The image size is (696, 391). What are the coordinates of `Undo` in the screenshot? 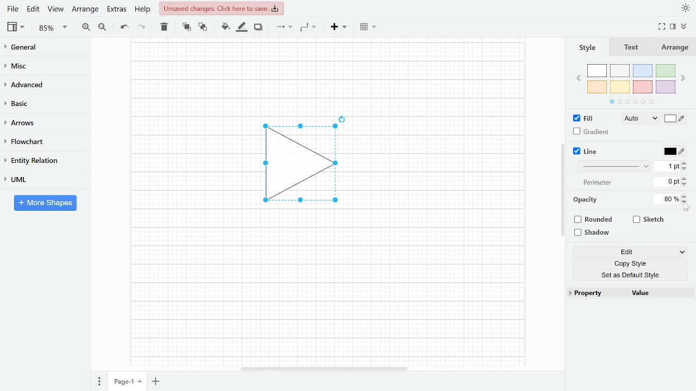 It's located at (124, 27).